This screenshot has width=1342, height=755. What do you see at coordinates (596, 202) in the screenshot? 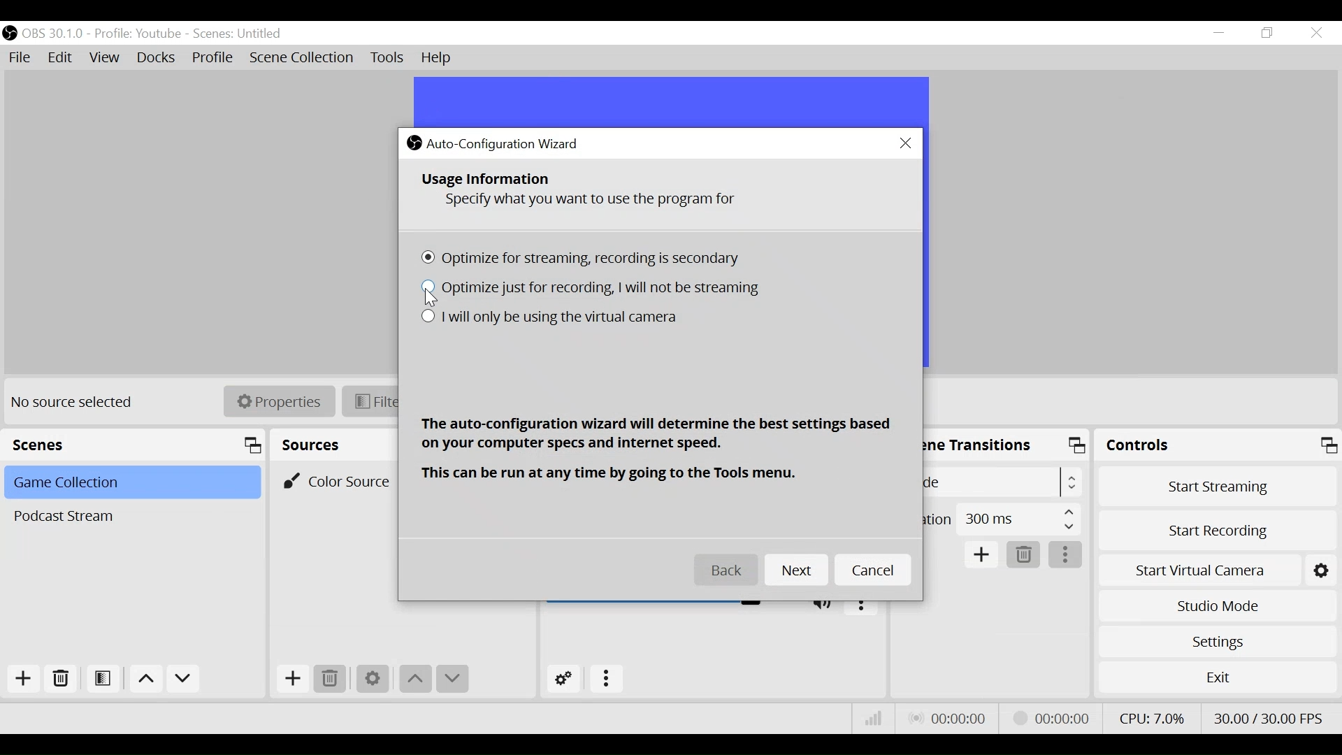
I see `Specify what you want to use the program for` at bounding box center [596, 202].